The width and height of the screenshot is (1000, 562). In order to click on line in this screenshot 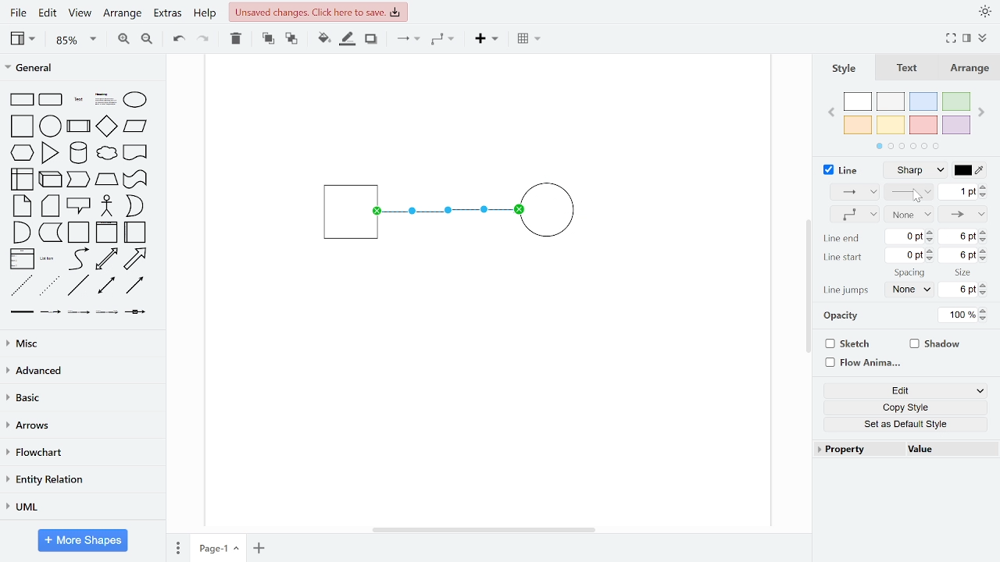, I will do `click(841, 170)`.